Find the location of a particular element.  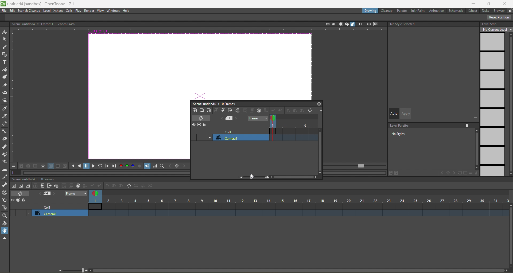

col1 is located at coordinates (228, 131).